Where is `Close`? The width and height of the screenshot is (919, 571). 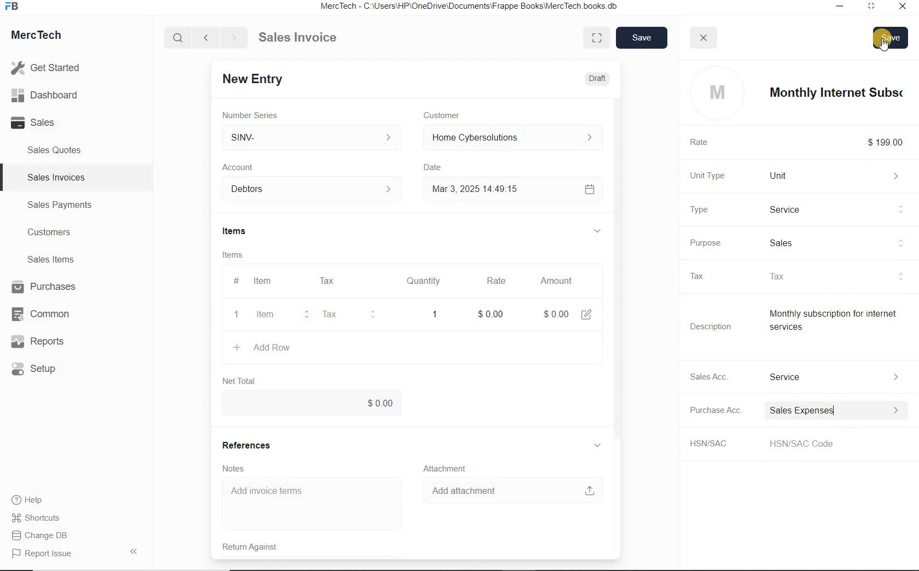
Close is located at coordinates (894, 8).